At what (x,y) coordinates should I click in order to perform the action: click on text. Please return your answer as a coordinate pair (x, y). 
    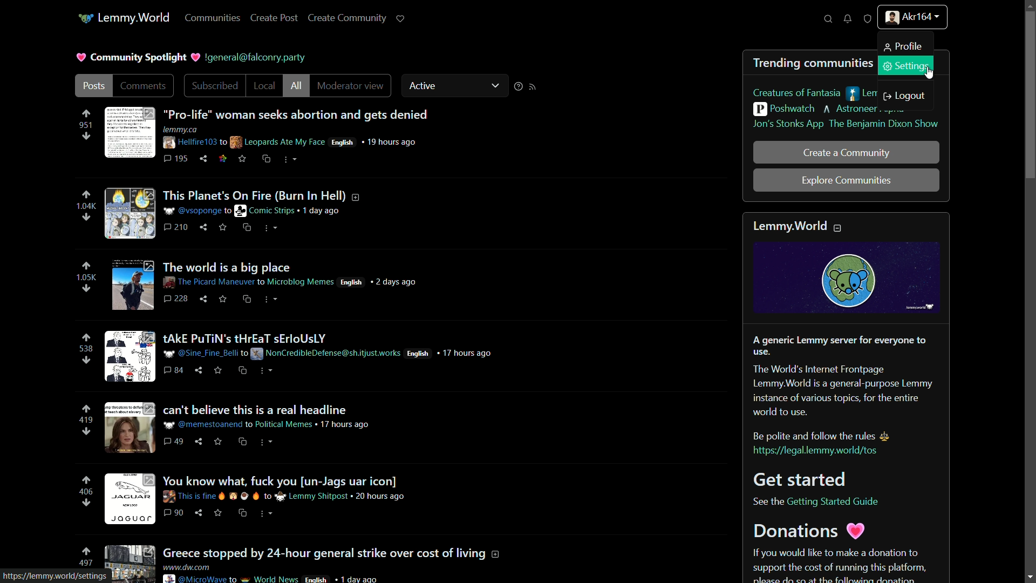
    Looking at the image, I should click on (258, 59).